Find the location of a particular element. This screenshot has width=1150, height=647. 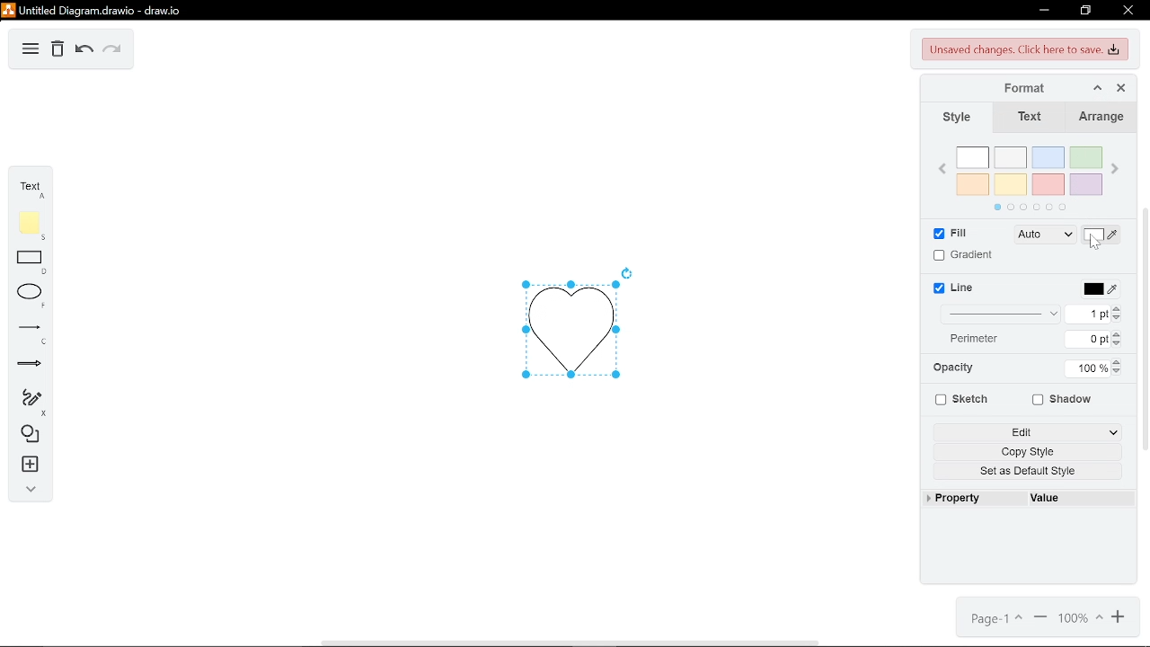

sketch is located at coordinates (960, 399).